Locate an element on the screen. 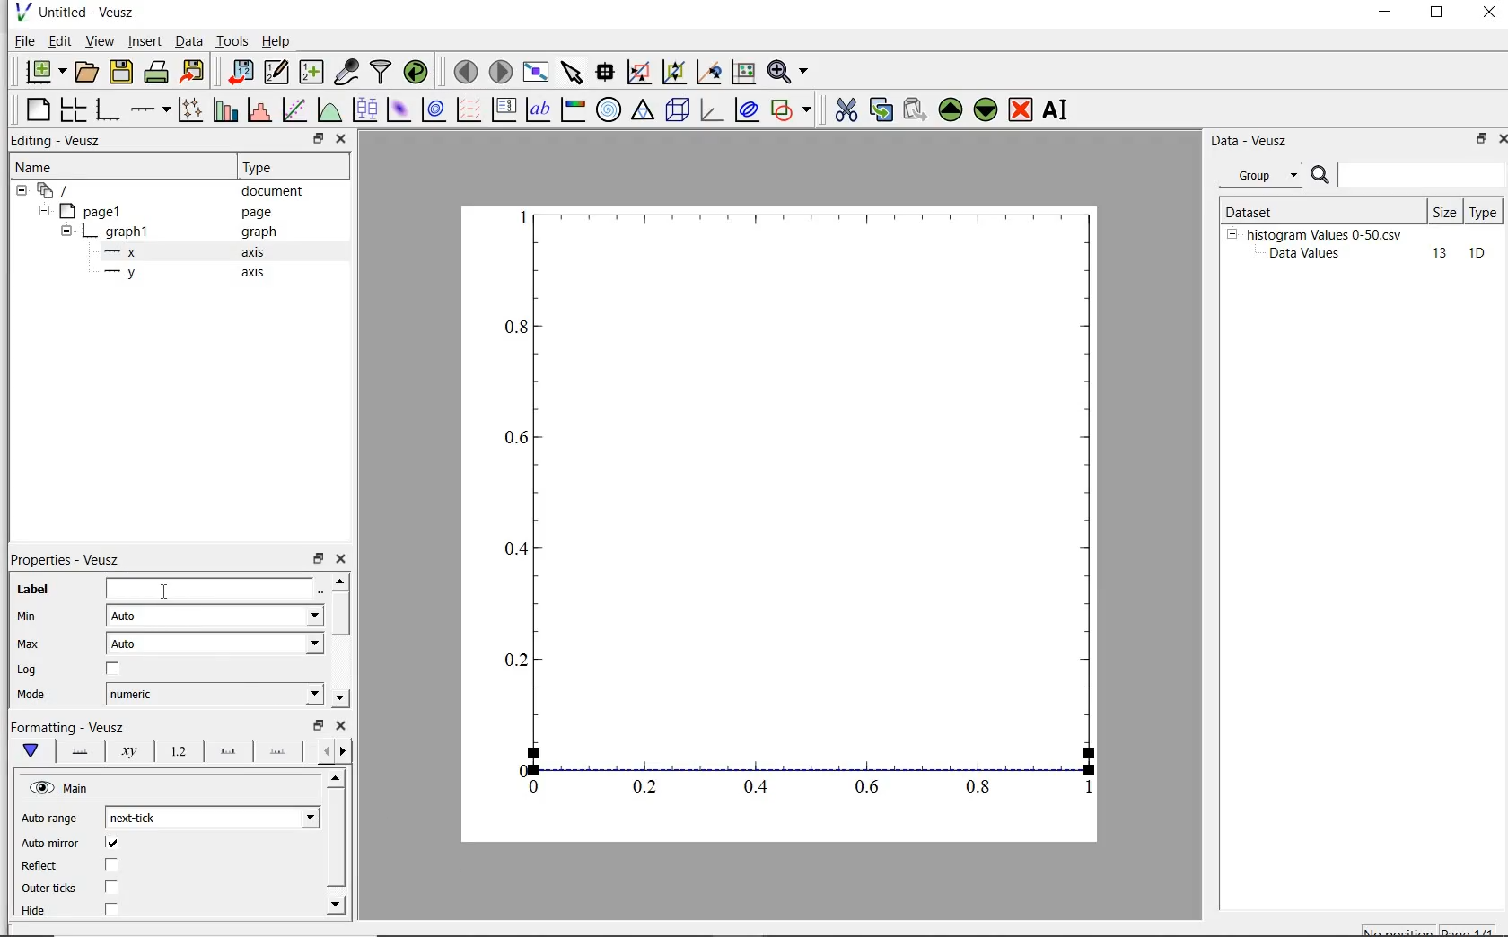  axis label is located at coordinates (130, 751).